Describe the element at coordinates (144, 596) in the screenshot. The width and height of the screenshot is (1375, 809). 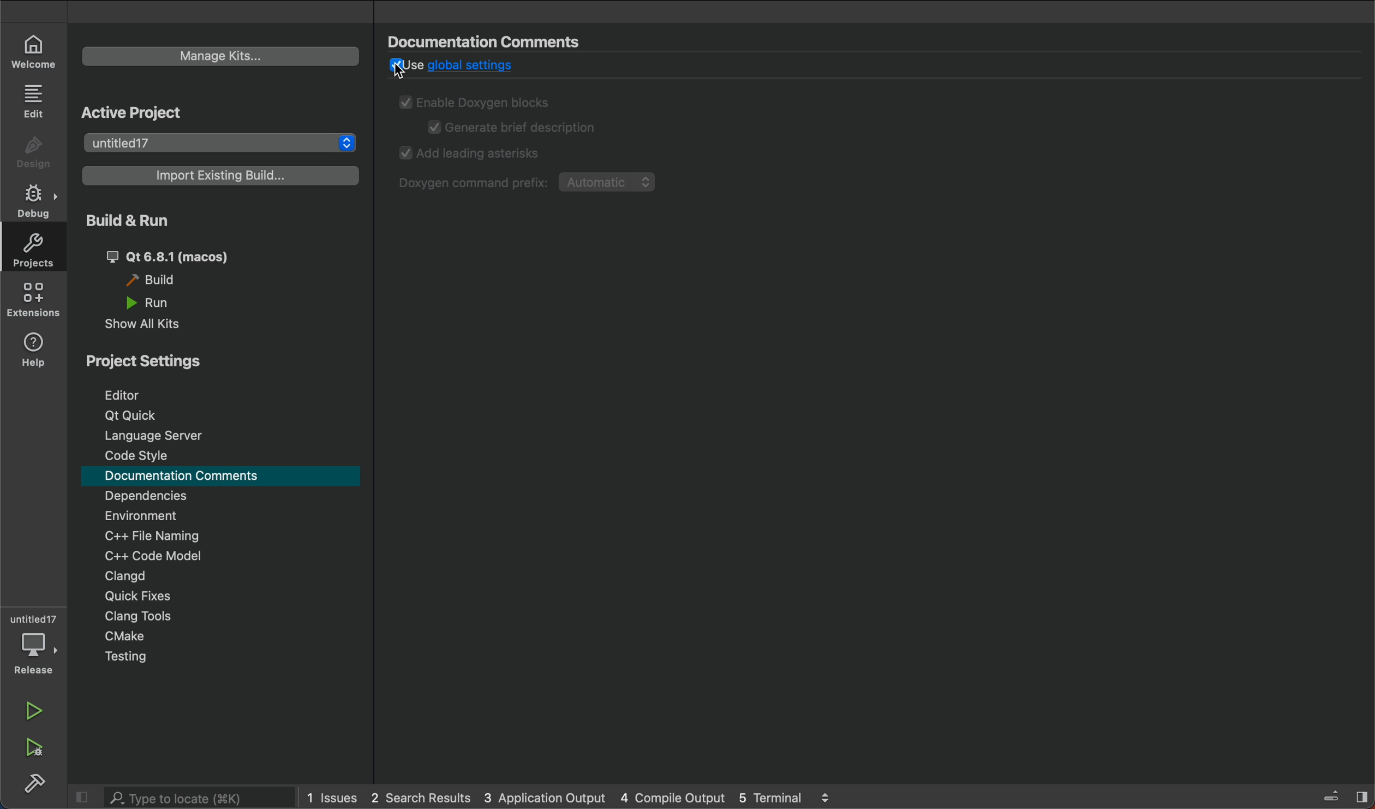
I see `quick fixes` at that location.